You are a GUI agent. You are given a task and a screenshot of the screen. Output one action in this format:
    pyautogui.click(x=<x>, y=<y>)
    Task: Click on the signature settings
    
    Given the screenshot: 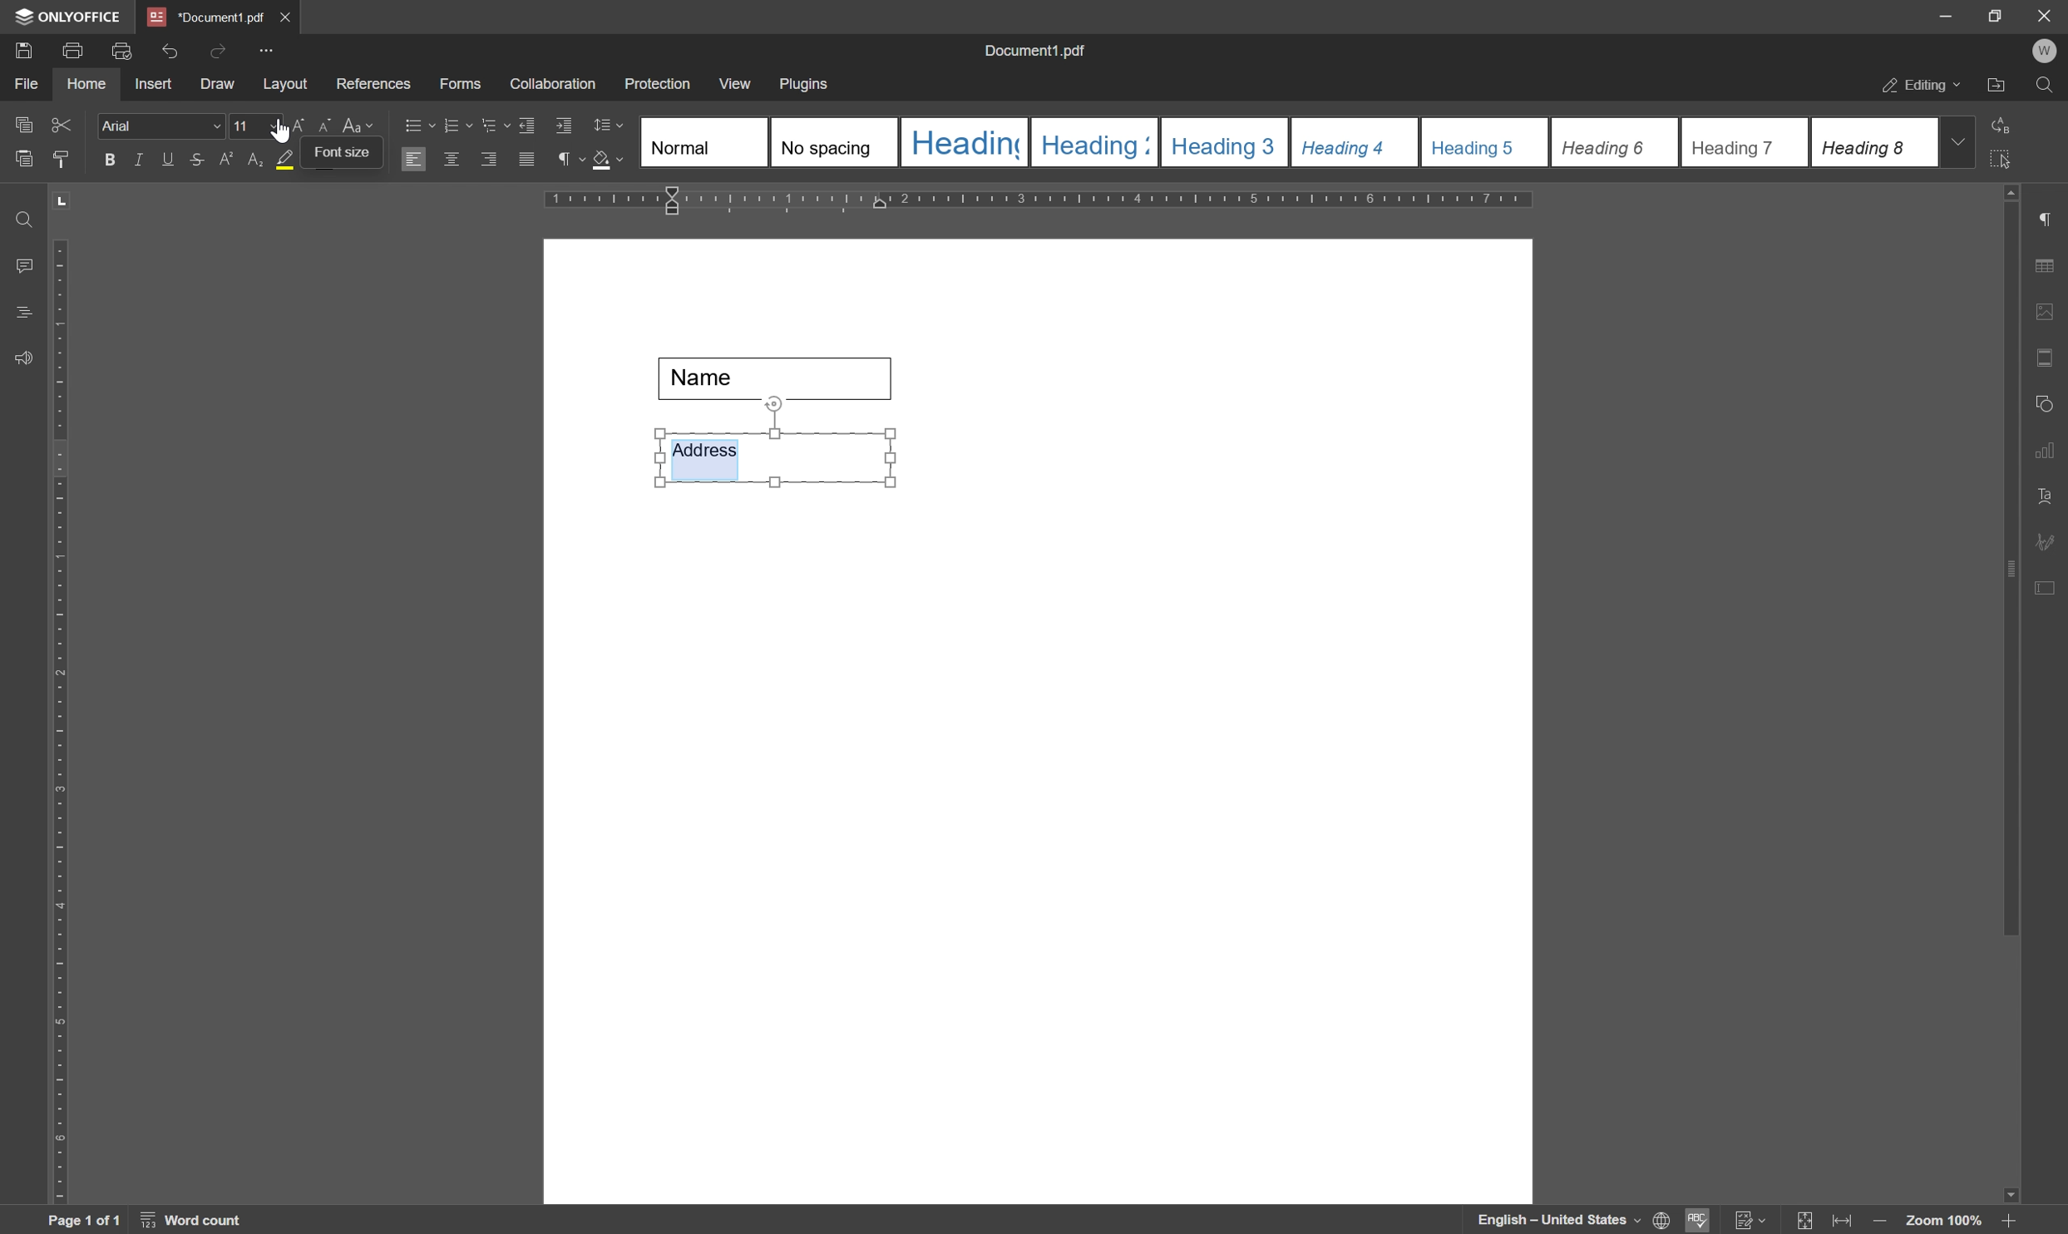 What is the action you would take?
    pyautogui.click(x=2050, y=541)
    